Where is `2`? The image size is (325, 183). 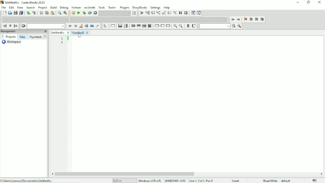
2 is located at coordinates (62, 43).